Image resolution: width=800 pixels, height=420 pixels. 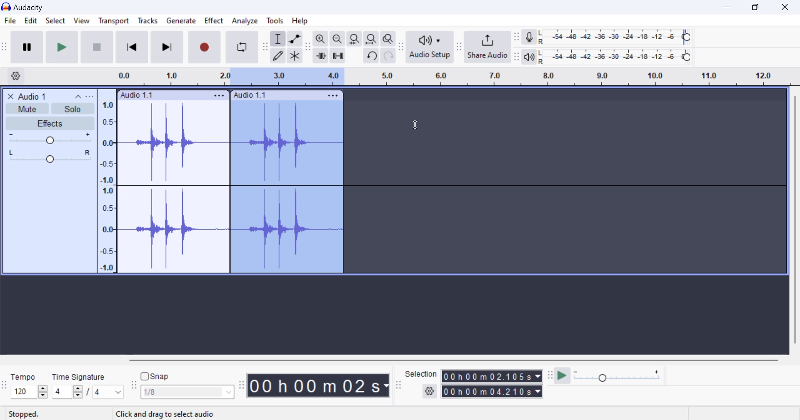 I want to click on zoom in, so click(x=320, y=39).